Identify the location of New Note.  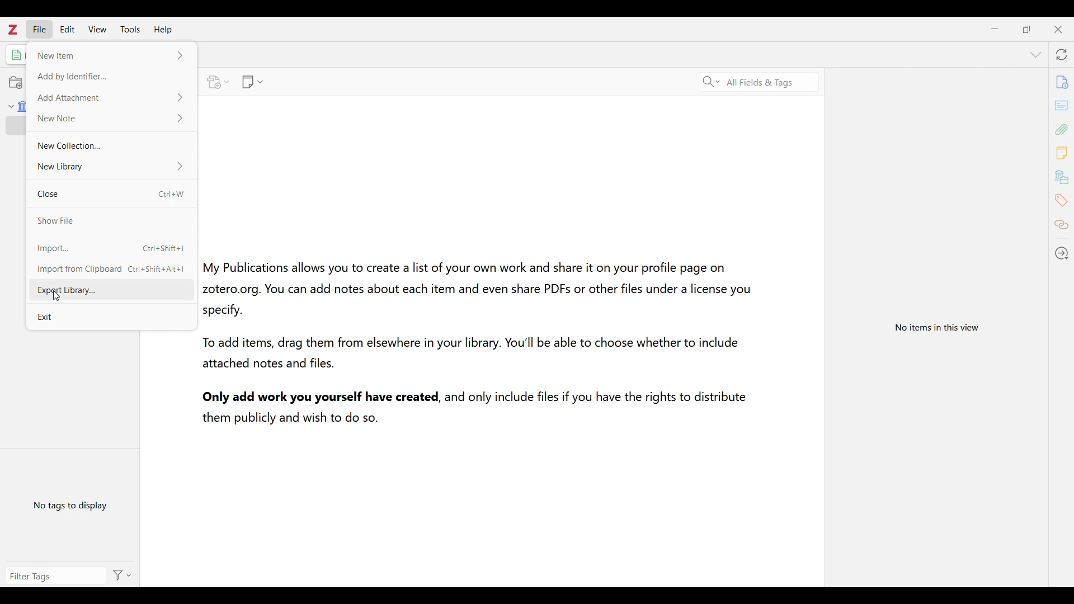
(112, 118).